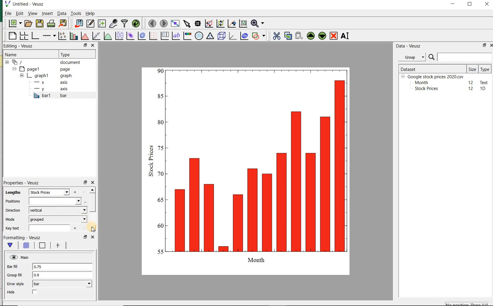  What do you see at coordinates (58, 210) in the screenshot?
I see `vertical` at bounding box center [58, 210].